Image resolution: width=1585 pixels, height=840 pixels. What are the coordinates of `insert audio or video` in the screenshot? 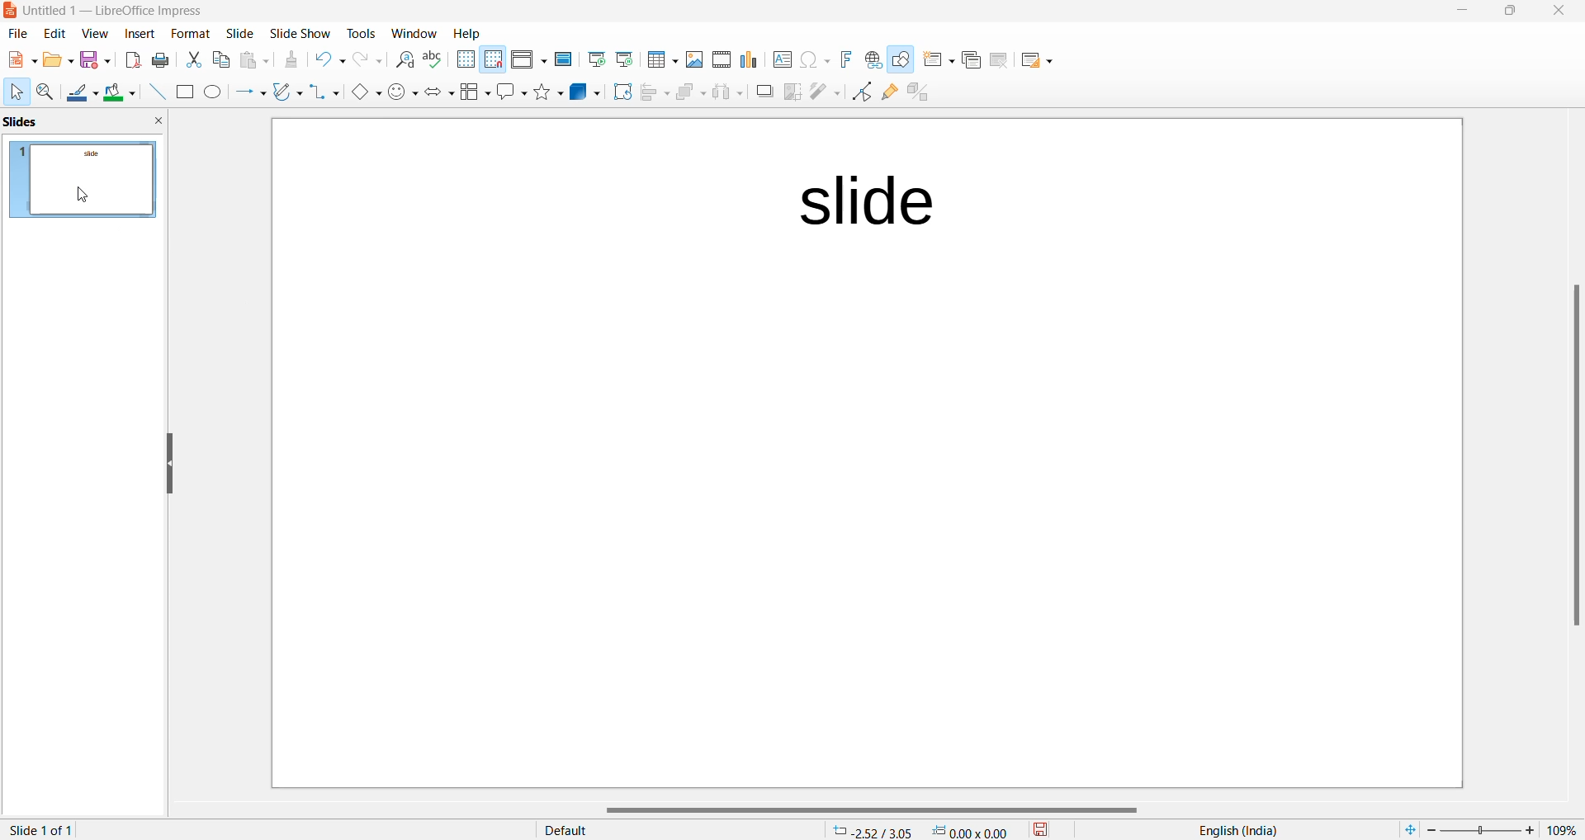 It's located at (720, 60).